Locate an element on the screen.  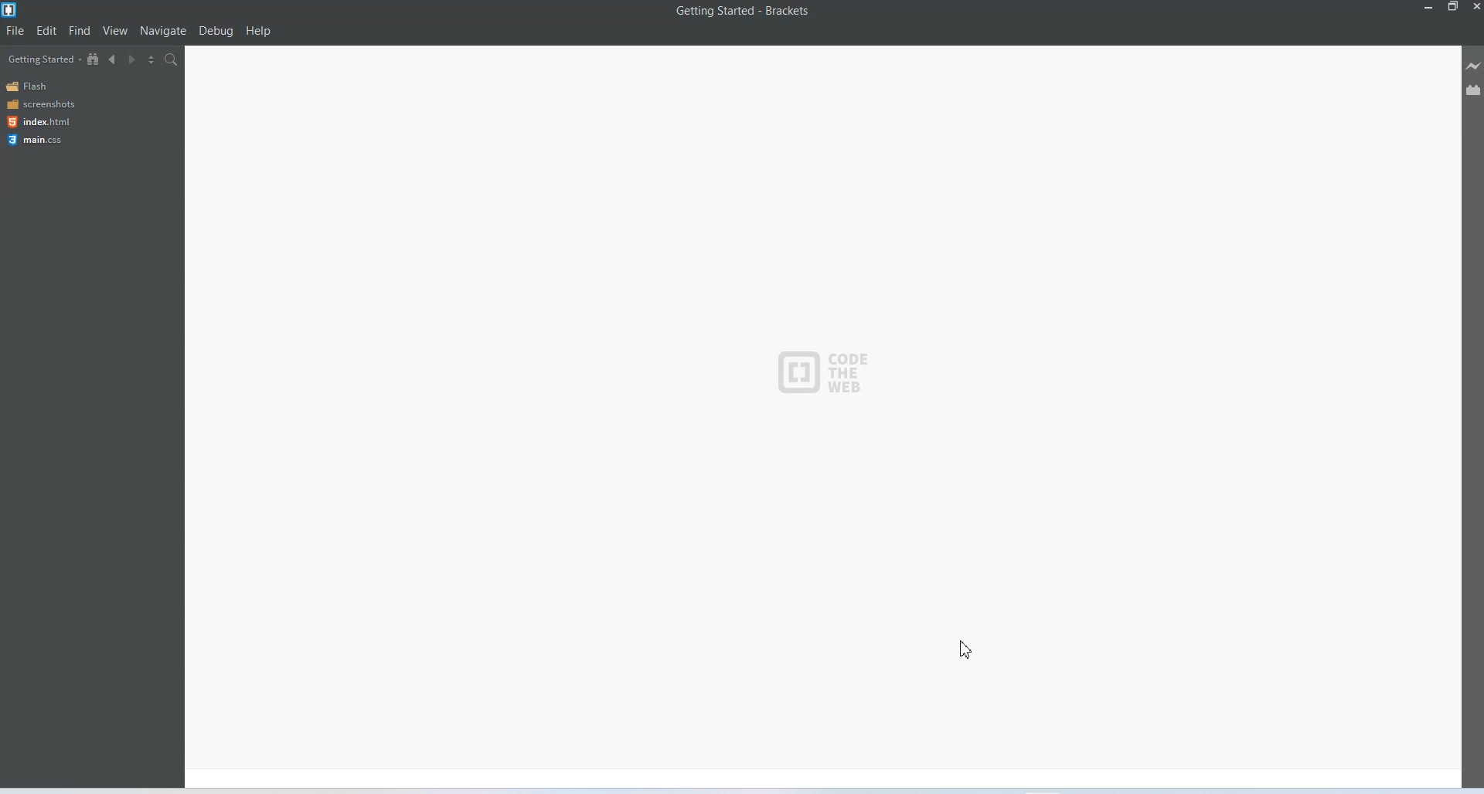
Main css is located at coordinates (54, 141).